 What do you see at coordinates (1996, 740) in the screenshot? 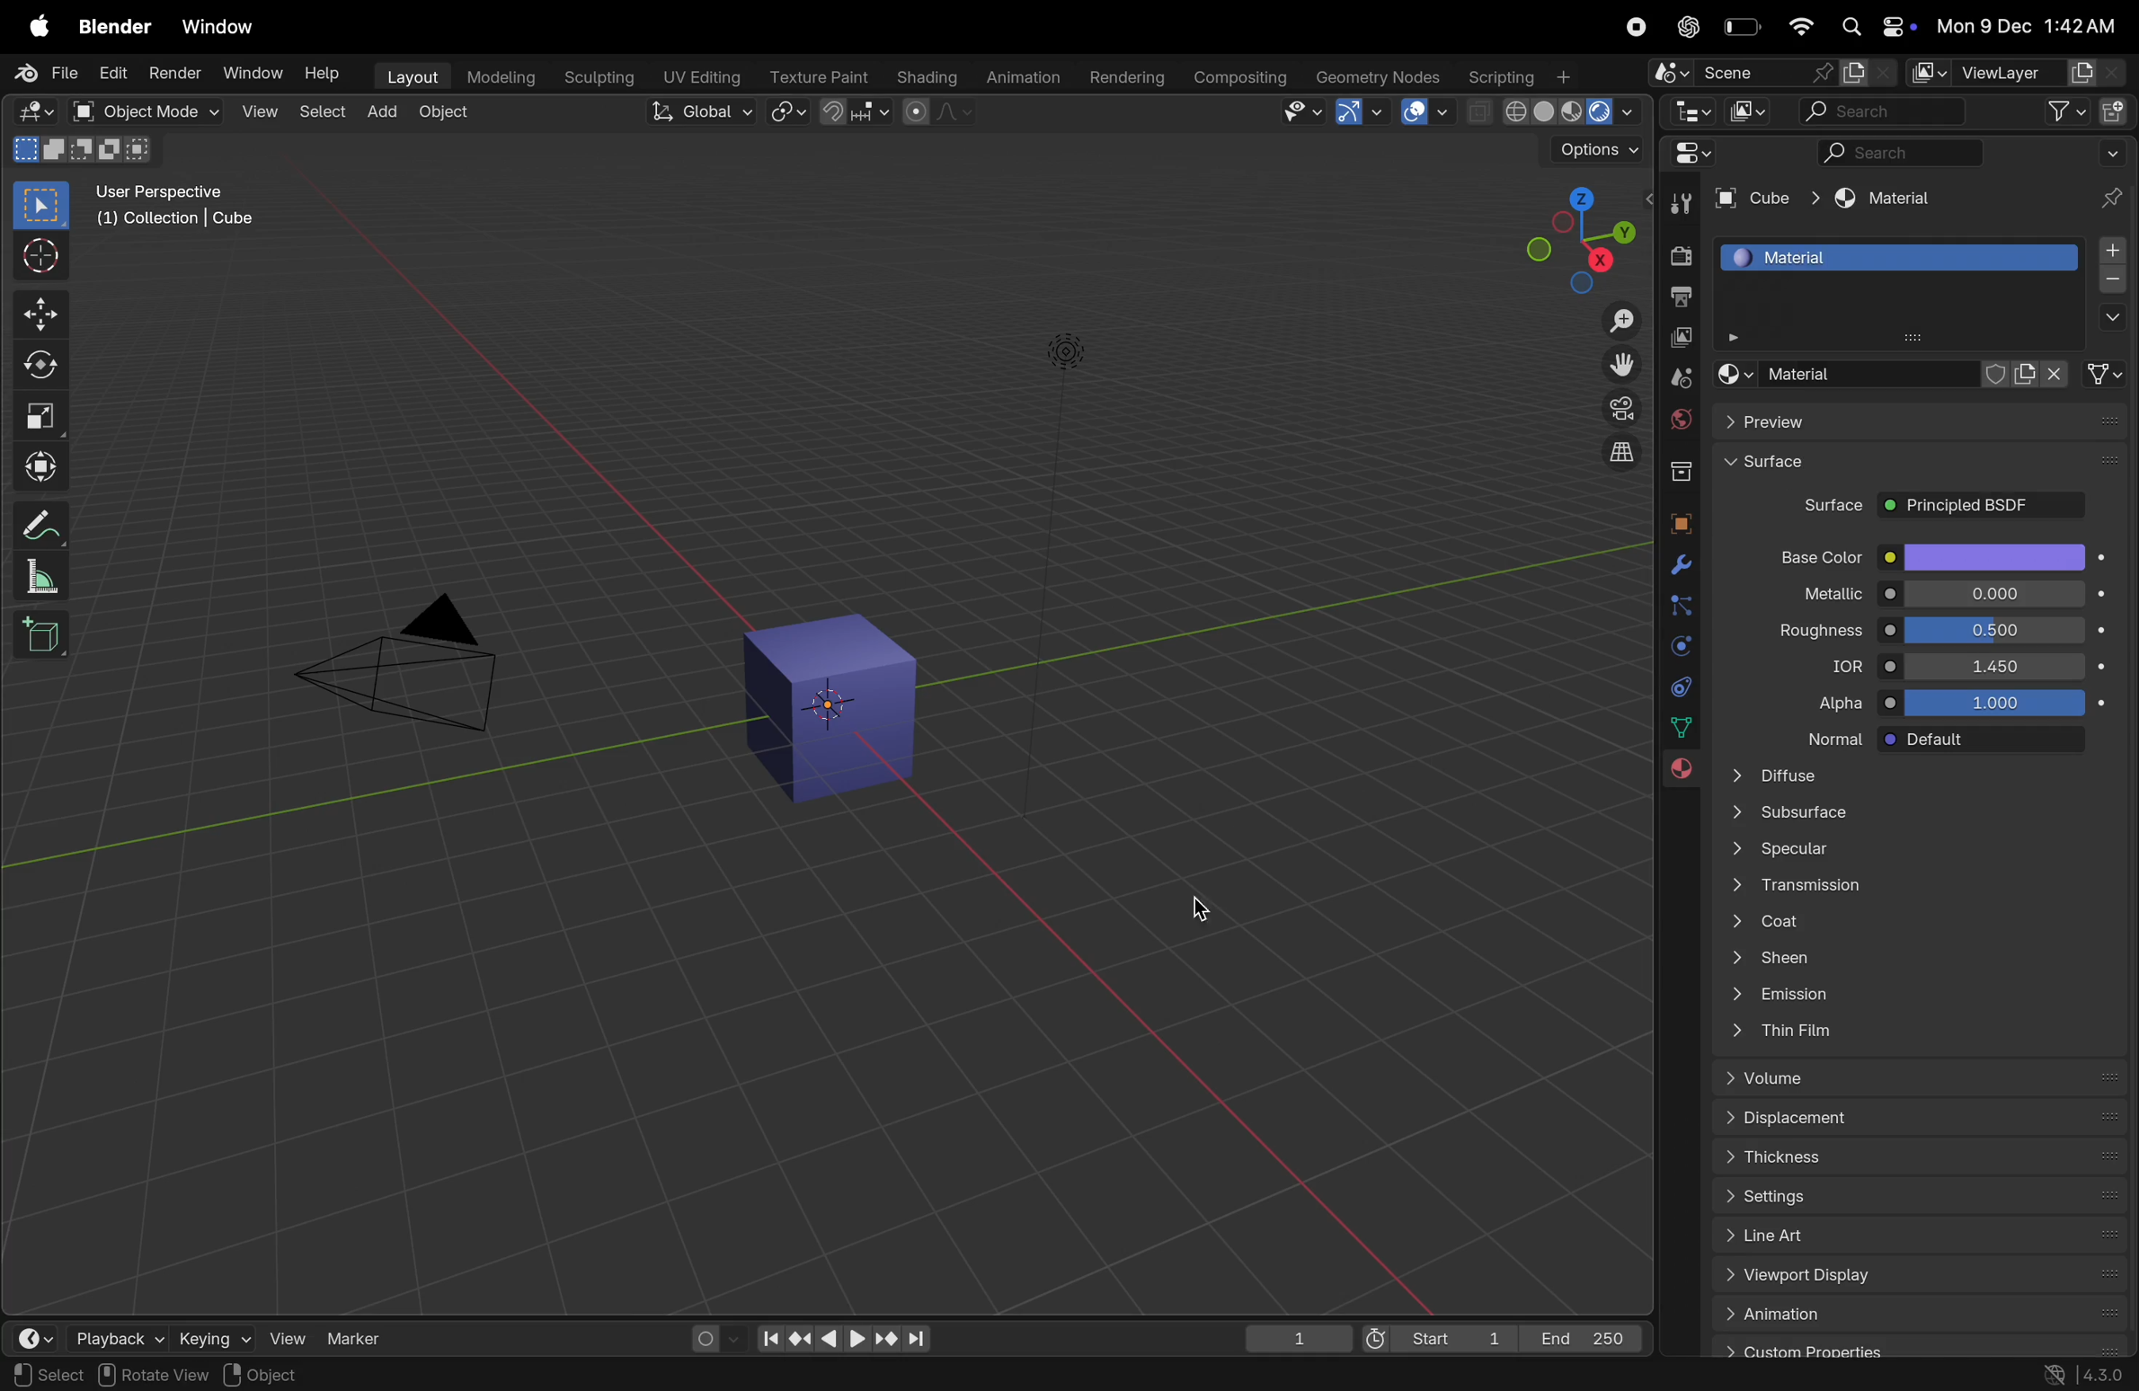
I see `default` at bounding box center [1996, 740].